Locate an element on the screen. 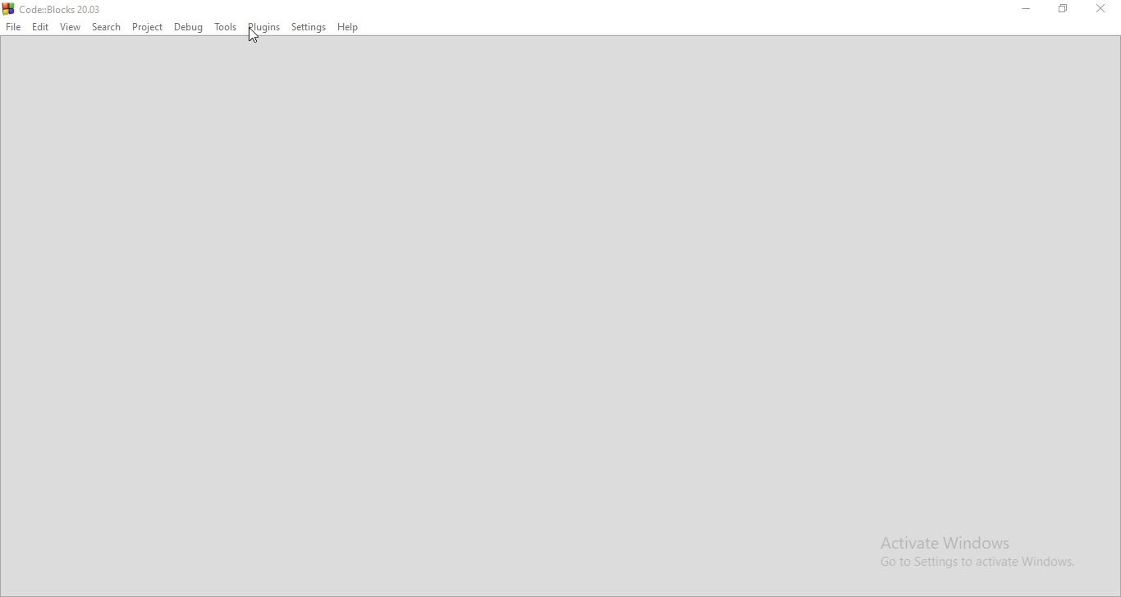  Project is located at coordinates (147, 27).